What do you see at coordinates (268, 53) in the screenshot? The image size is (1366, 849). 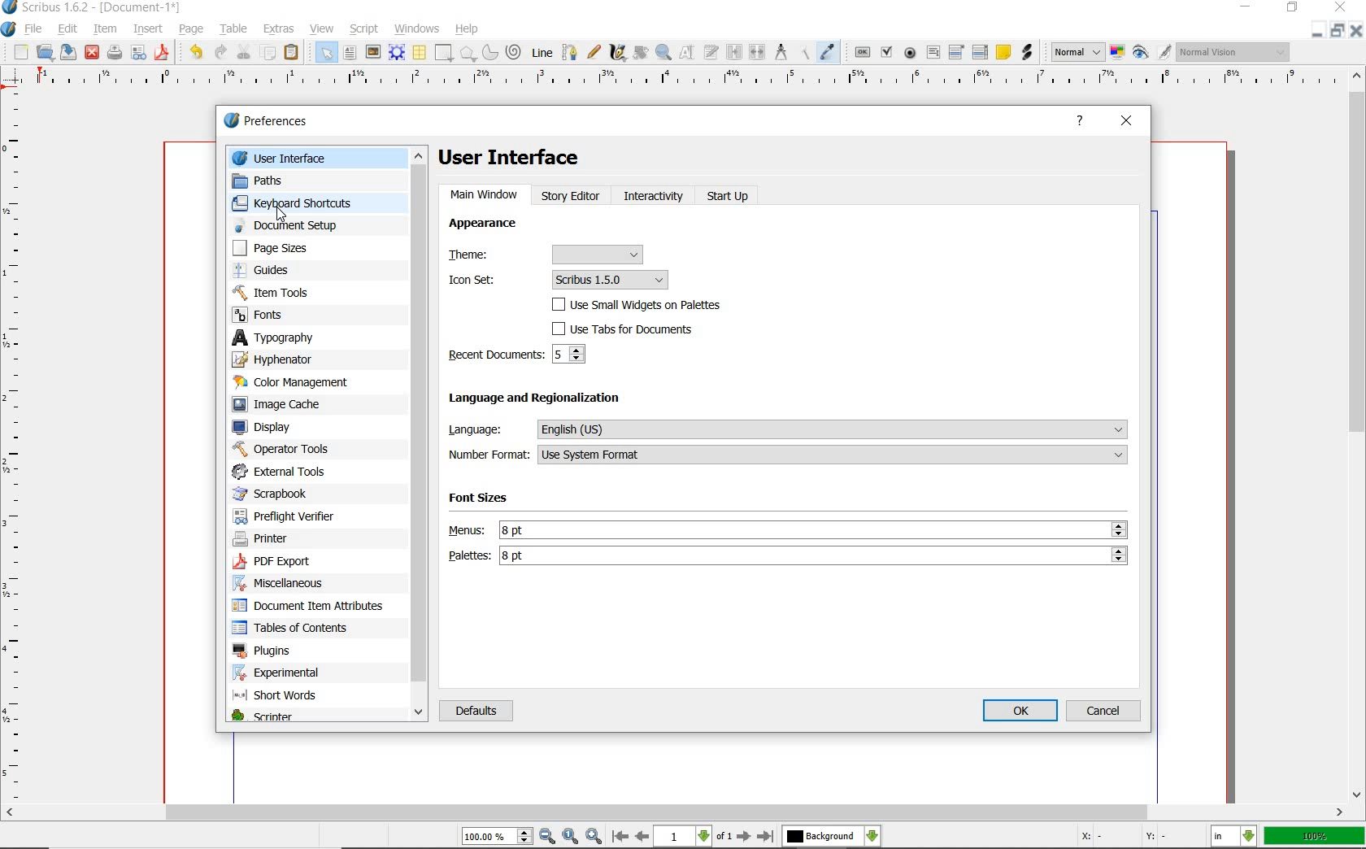 I see `copy` at bounding box center [268, 53].